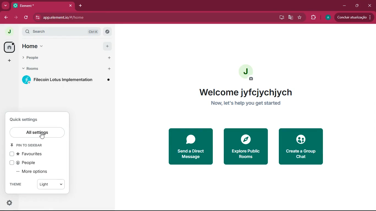 This screenshot has height=211, width=376. What do you see at coordinates (244, 146) in the screenshot?
I see `explore` at bounding box center [244, 146].